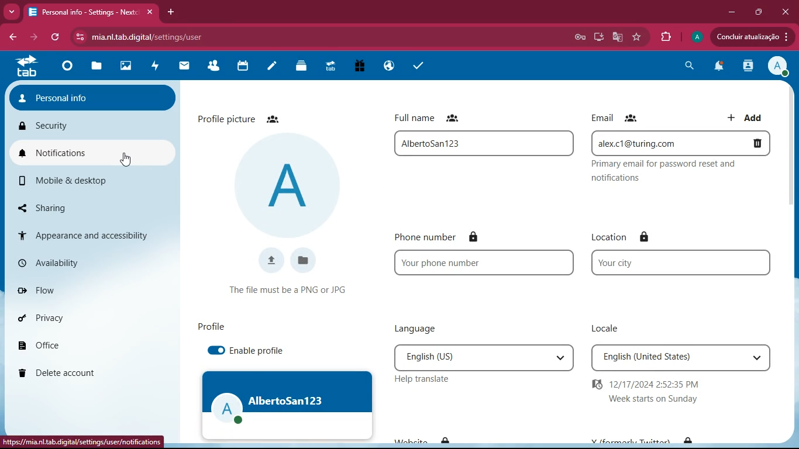 This screenshot has width=799, height=449. I want to click on favourite, so click(638, 38).